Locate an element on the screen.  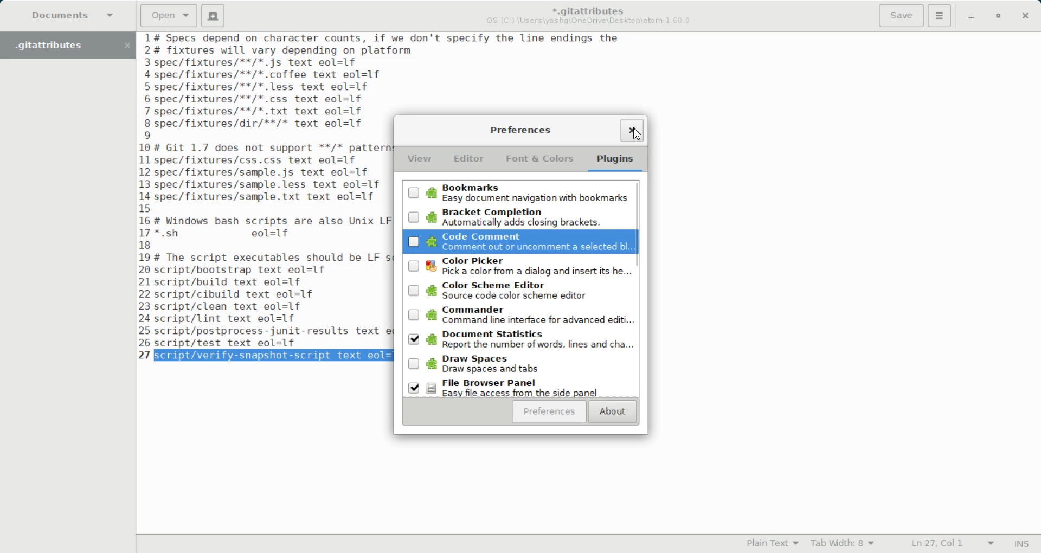
Close is located at coordinates (631, 129).